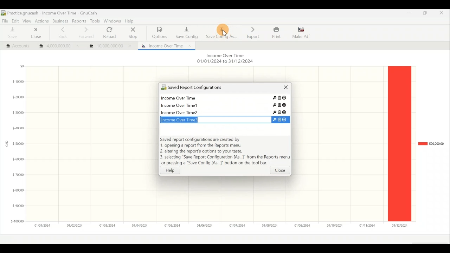 The height and width of the screenshot is (253, 450). Describe the element at coordinates (406, 15) in the screenshot. I see `Minimize` at that location.